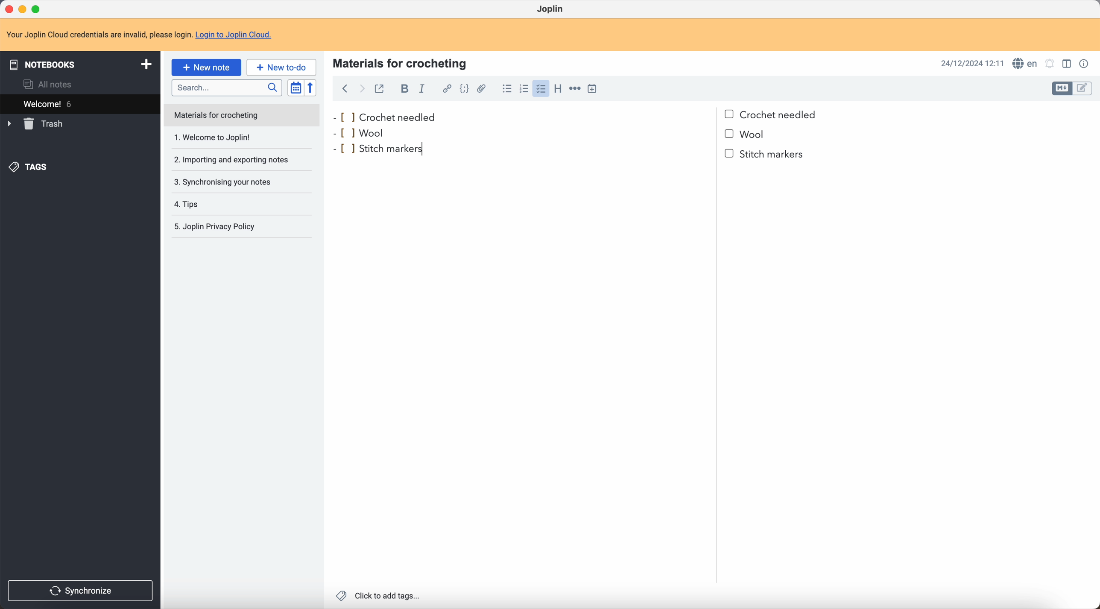 This screenshot has height=609, width=1100. Describe the element at coordinates (401, 62) in the screenshot. I see `materials for crocheting` at that location.